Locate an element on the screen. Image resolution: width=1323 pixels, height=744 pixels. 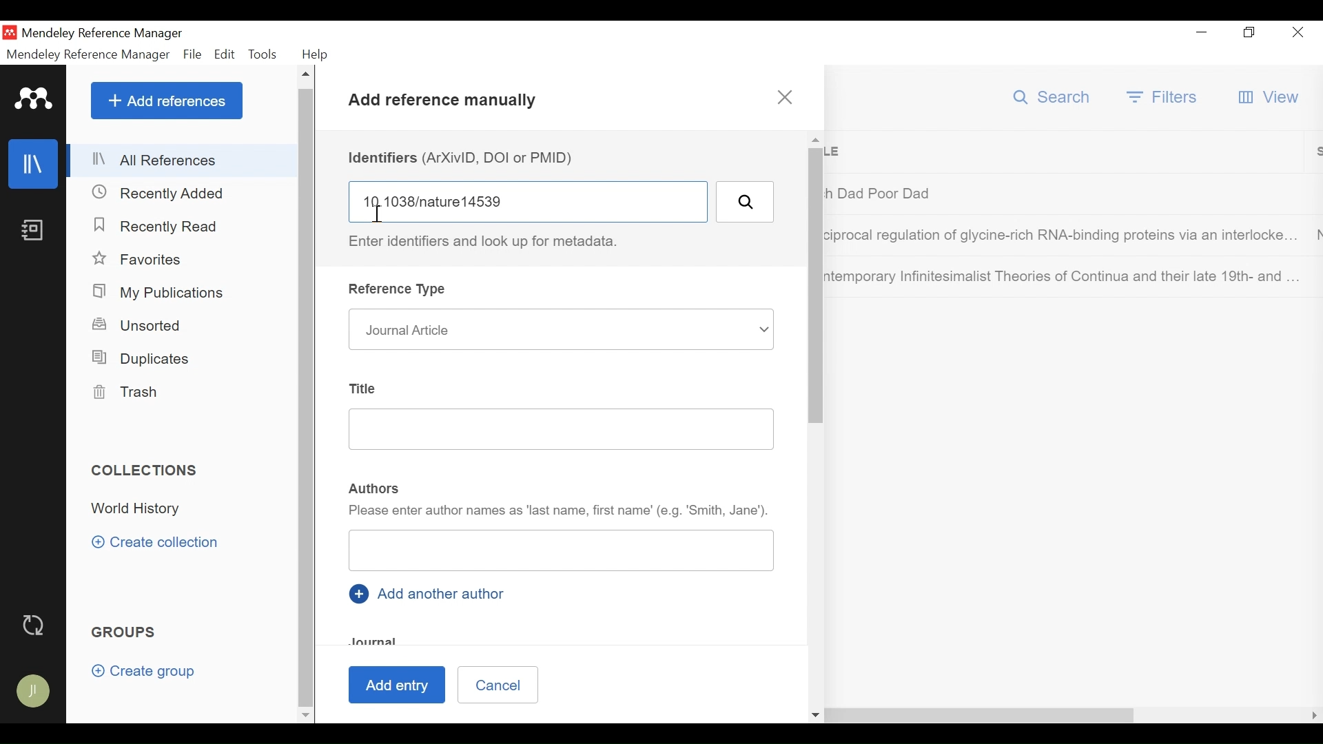
Create group is located at coordinates (143, 672).